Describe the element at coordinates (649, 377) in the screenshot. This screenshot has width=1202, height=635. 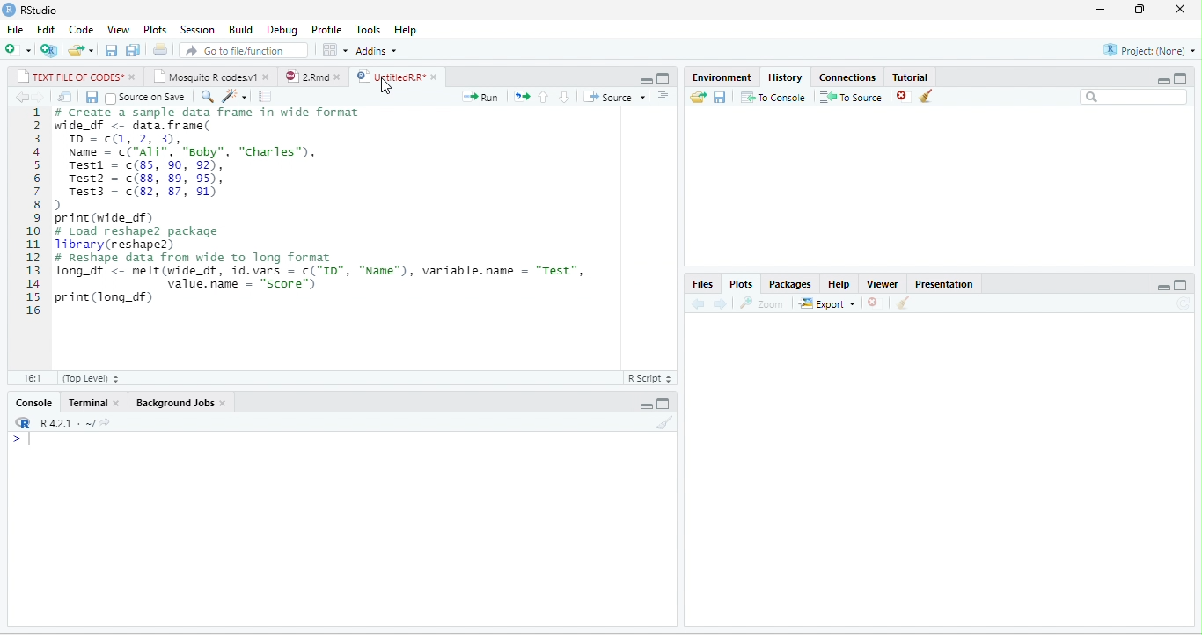
I see `Text file` at that location.